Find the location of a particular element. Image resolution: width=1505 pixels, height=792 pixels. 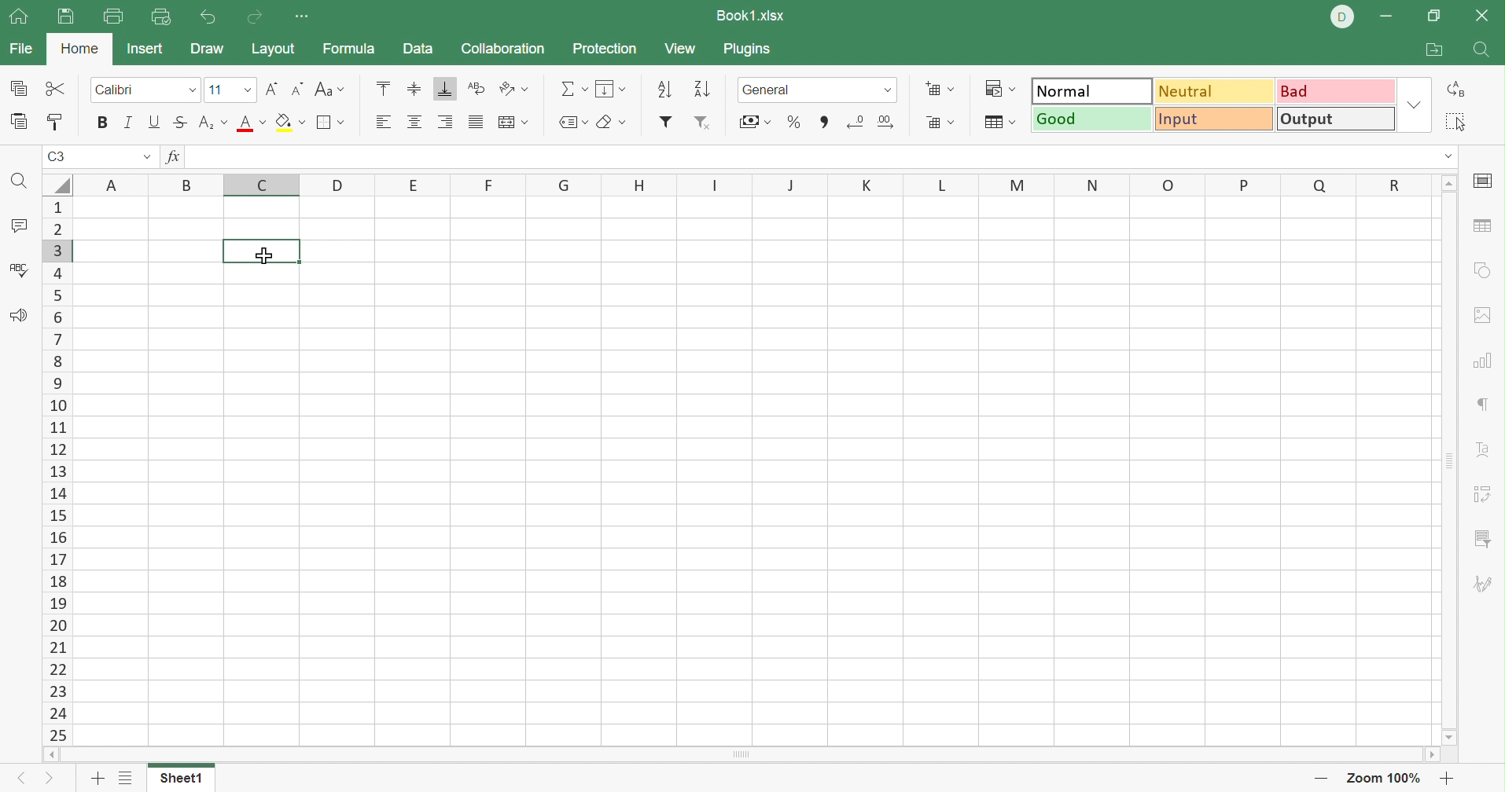

Insert is located at coordinates (146, 48).